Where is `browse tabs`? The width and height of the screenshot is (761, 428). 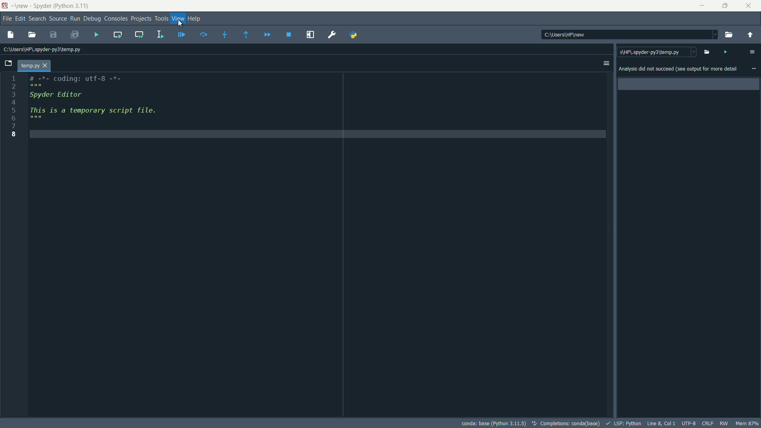
browse tabs is located at coordinates (8, 63).